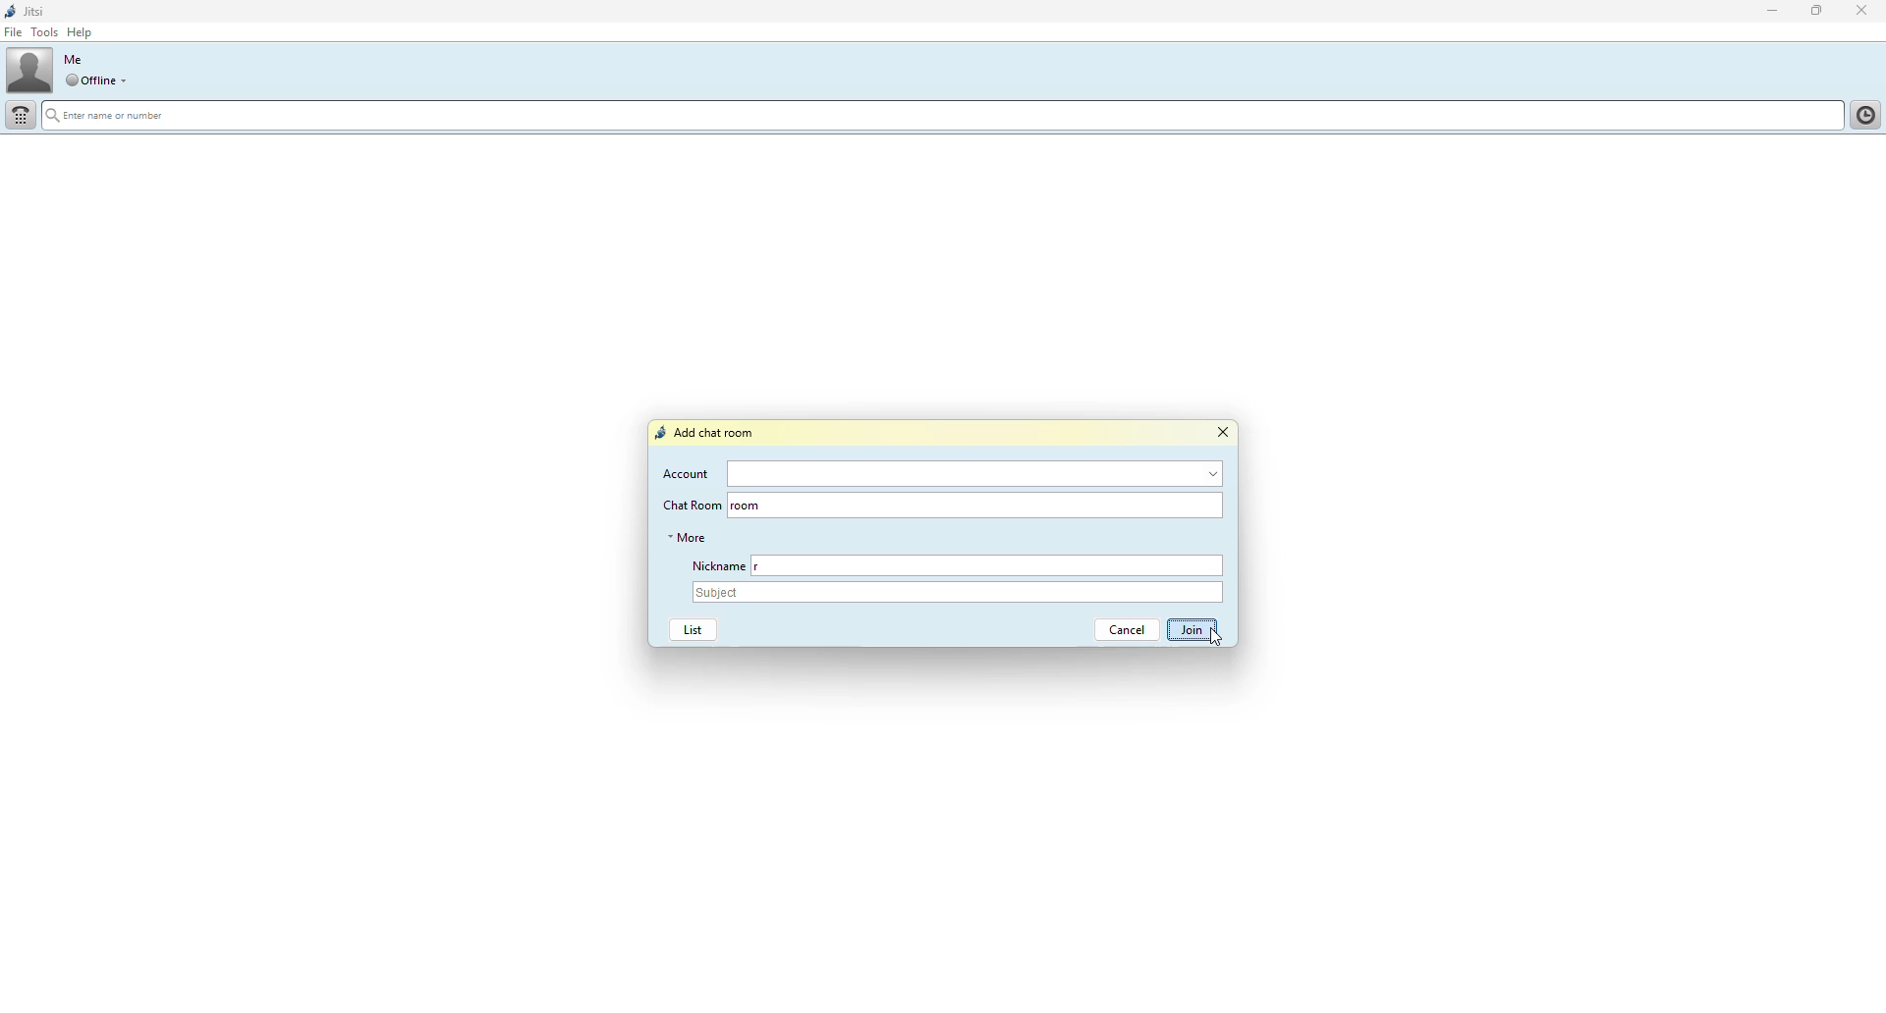  I want to click on minimize, so click(1764, 12).